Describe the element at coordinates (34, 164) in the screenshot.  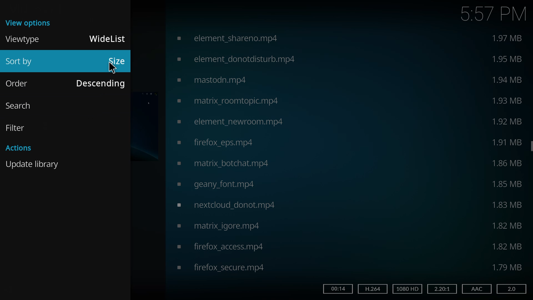
I see `update library` at that location.